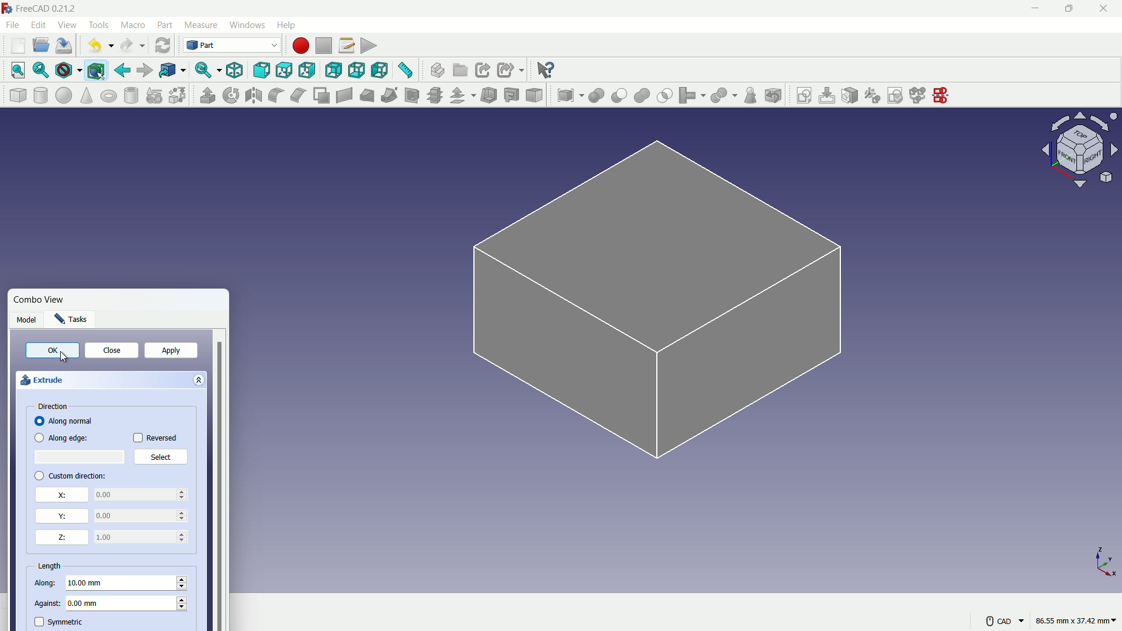  Describe the element at coordinates (39, 25) in the screenshot. I see `edit` at that location.